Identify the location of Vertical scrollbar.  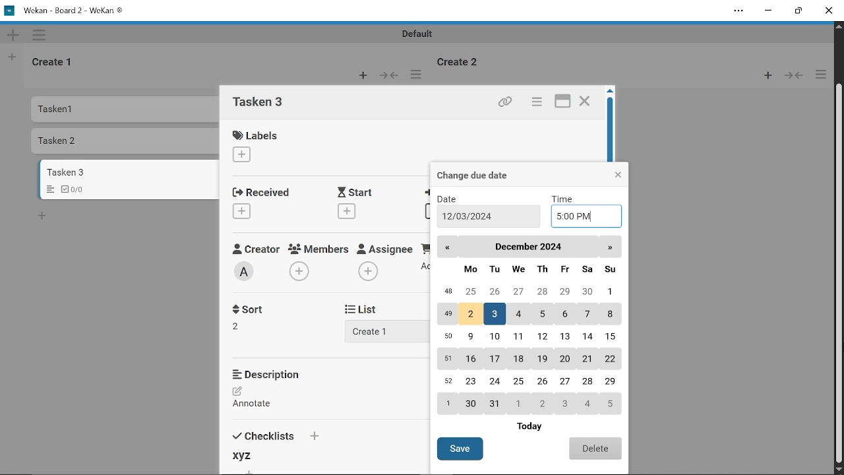
(839, 274).